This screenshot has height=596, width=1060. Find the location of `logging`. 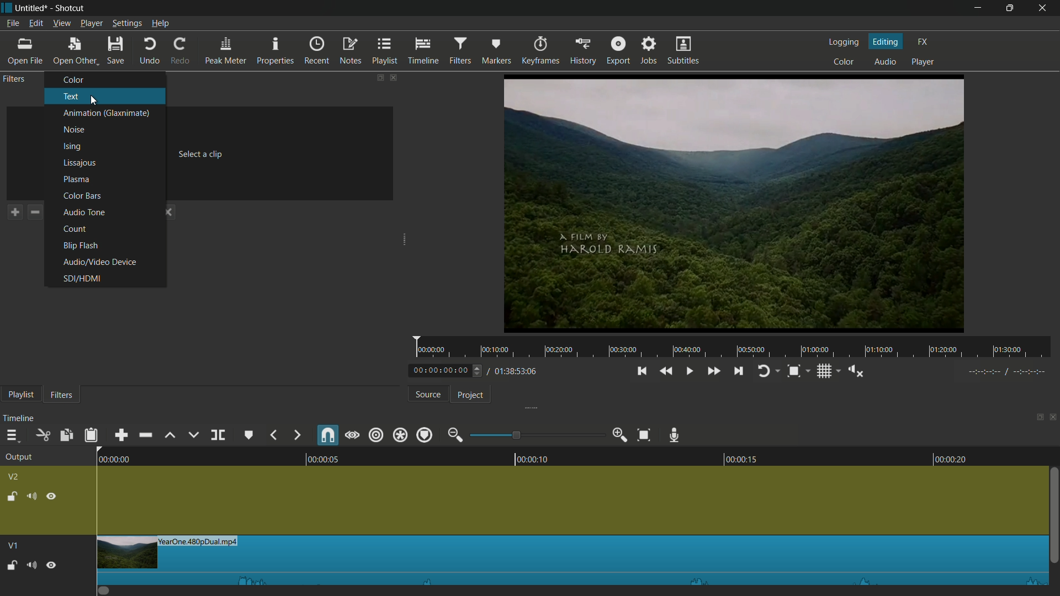

logging is located at coordinates (845, 43).